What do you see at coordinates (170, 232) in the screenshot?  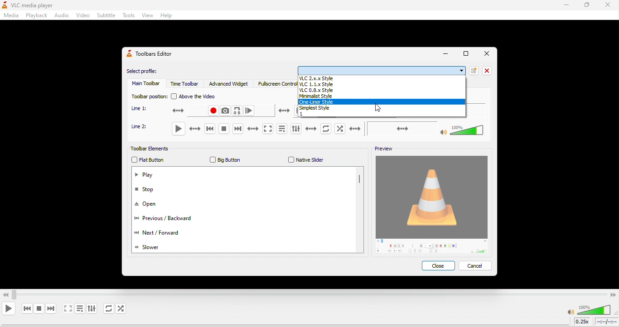 I see `next/forward` at bounding box center [170, 232].